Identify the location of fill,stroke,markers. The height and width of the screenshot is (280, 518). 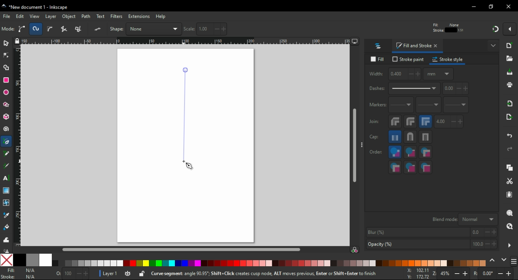
(395, 153).